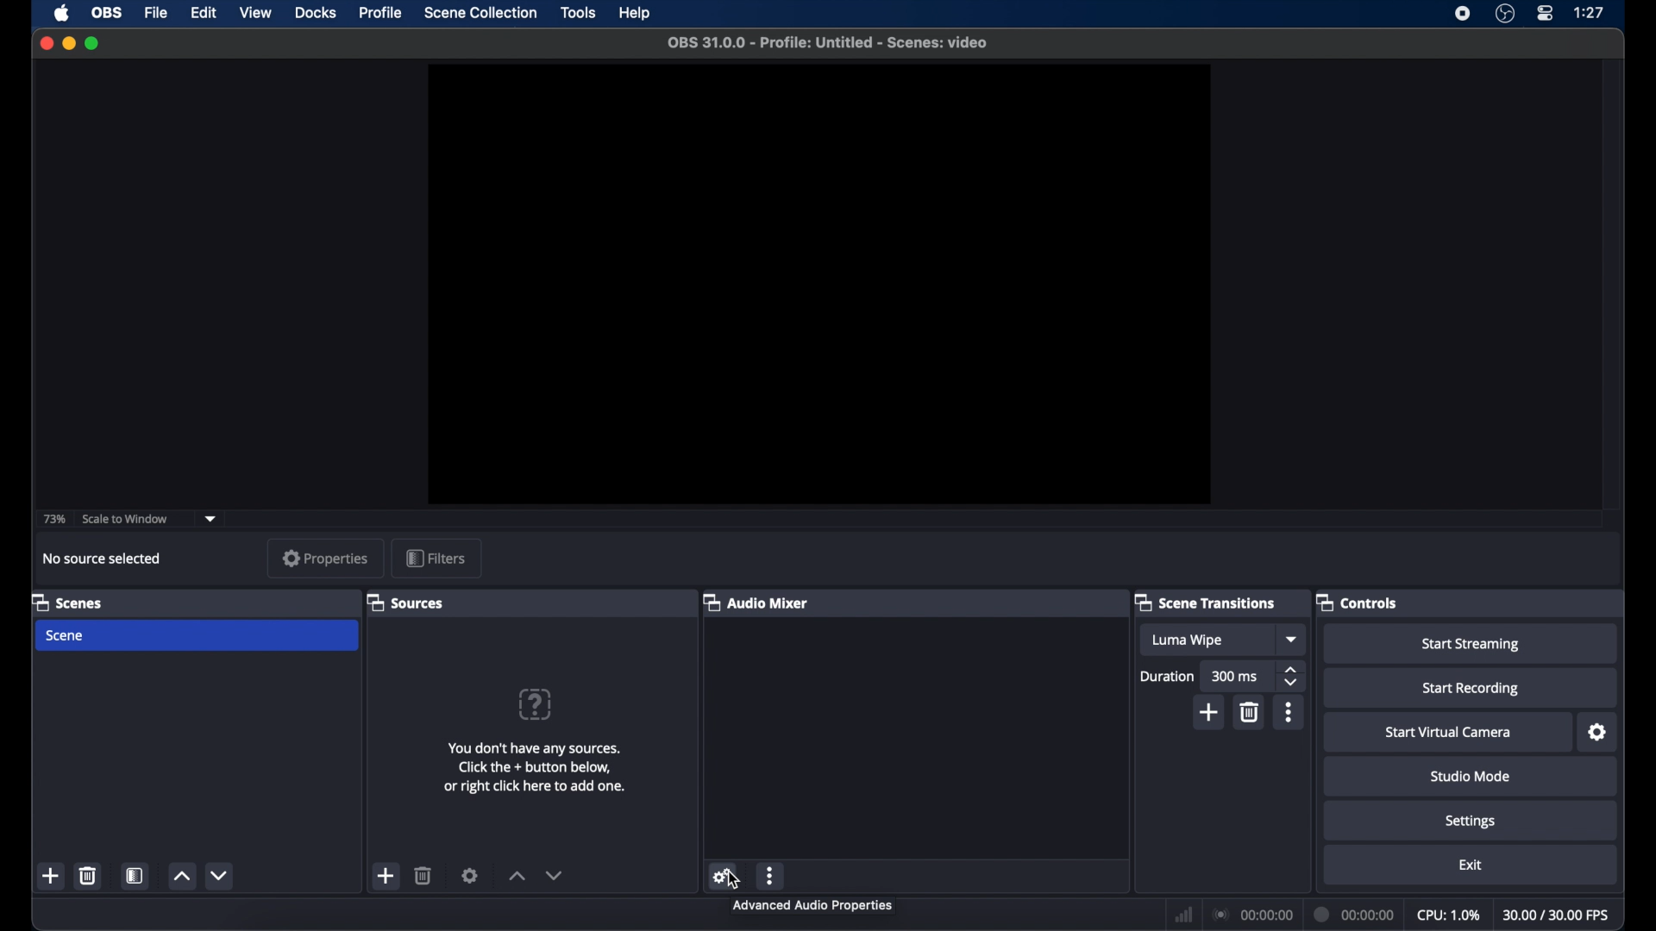 This screenshot has width=1656, height=931. What do you see at coordinates (66, 636) in the screenshot?
I see `scene` at bounding box center [66, 636].